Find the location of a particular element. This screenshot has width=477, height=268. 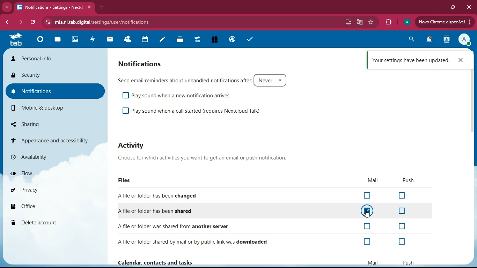

files is located at coordinates (58, 40).